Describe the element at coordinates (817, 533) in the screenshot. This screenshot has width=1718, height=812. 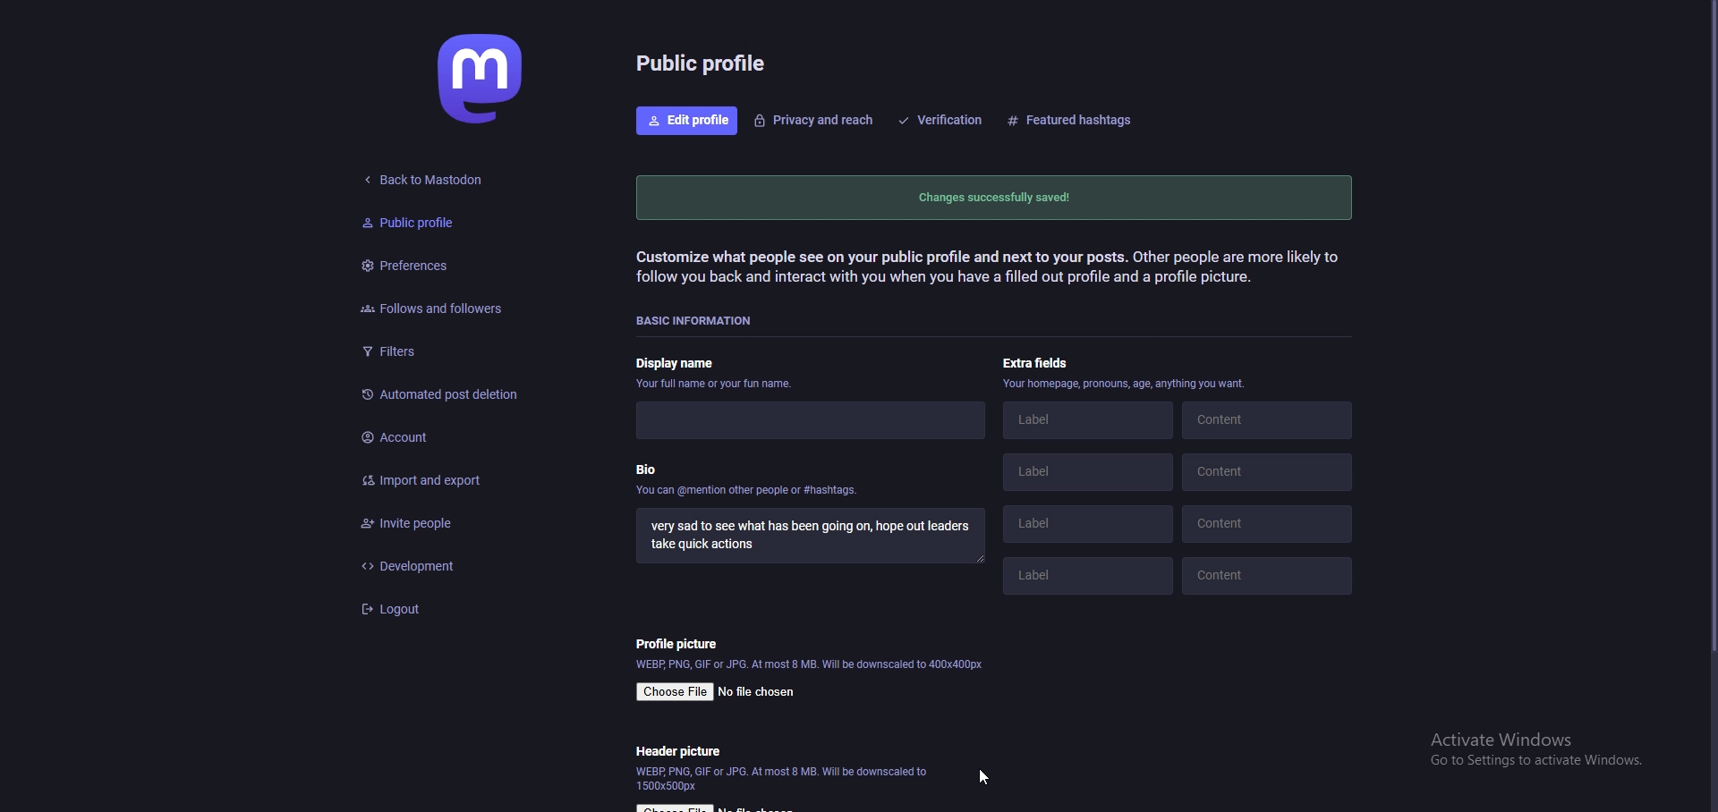
I see `bio` at that location.